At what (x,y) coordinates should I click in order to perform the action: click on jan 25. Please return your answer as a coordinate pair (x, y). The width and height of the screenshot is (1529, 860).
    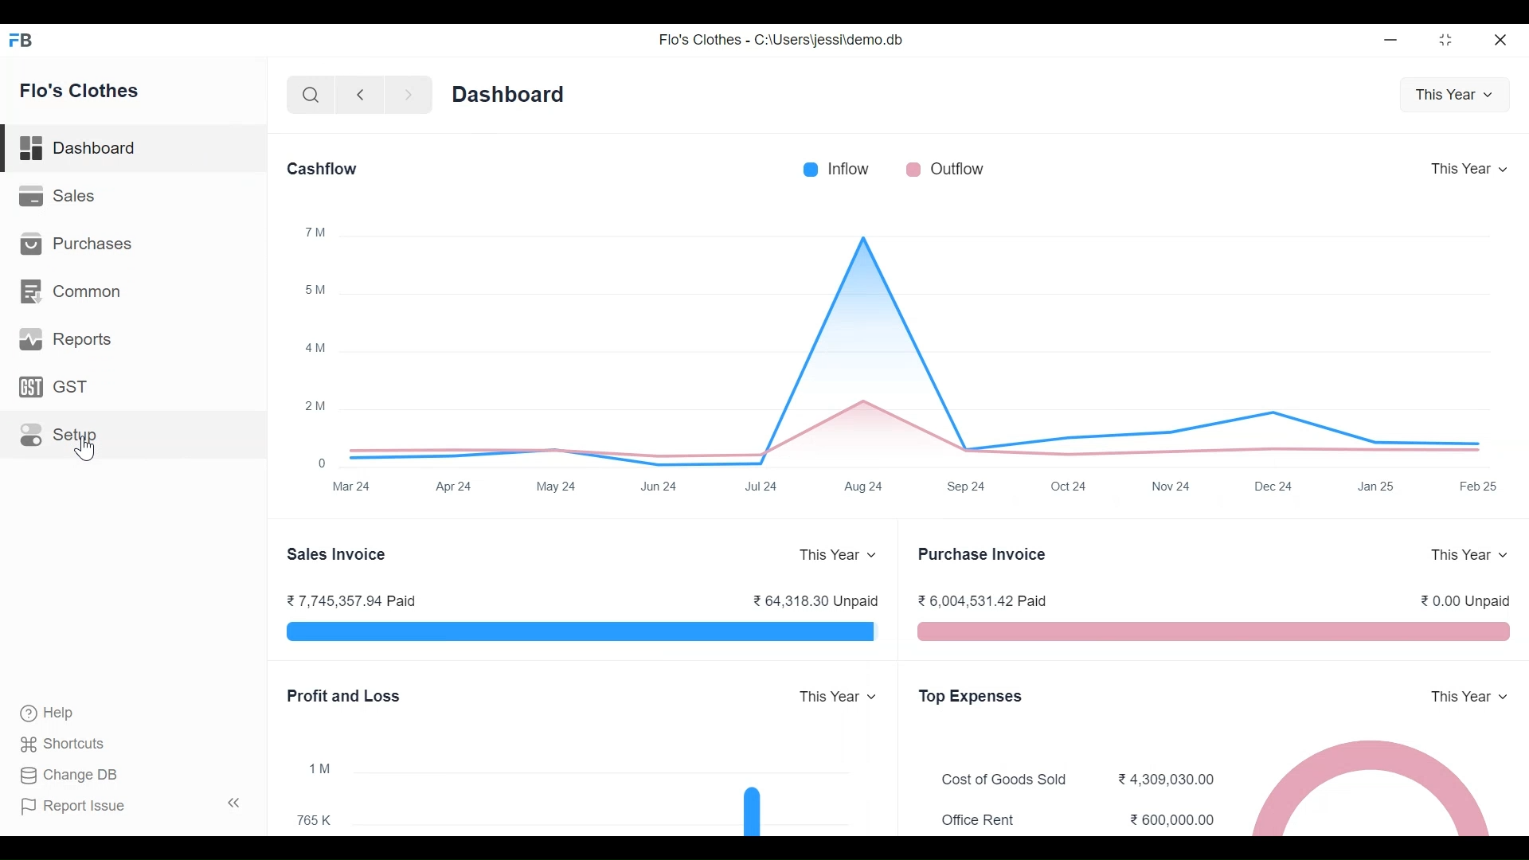
    Looking at the image, I should click on (1375, 487).